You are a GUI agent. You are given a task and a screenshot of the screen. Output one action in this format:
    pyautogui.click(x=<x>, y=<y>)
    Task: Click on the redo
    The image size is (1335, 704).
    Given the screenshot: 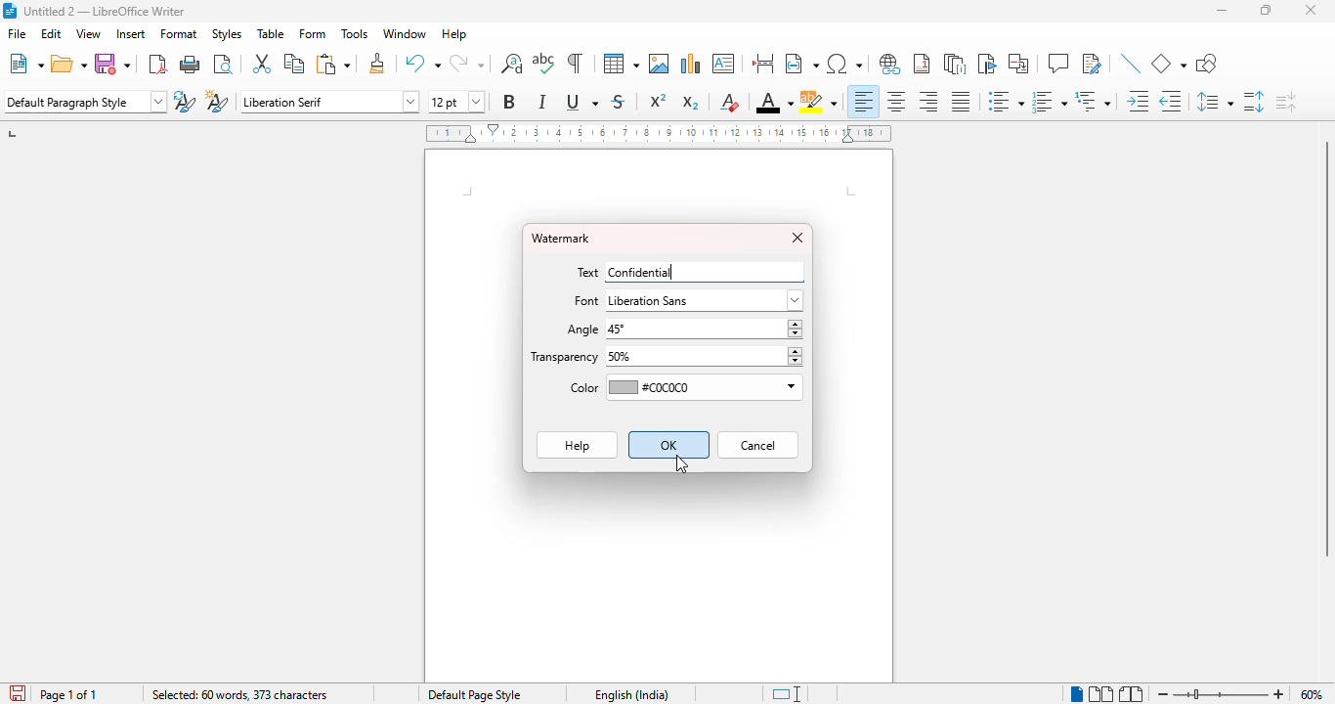 What is the action you would take?
    pyautogui.click(x=466, y=64)
    